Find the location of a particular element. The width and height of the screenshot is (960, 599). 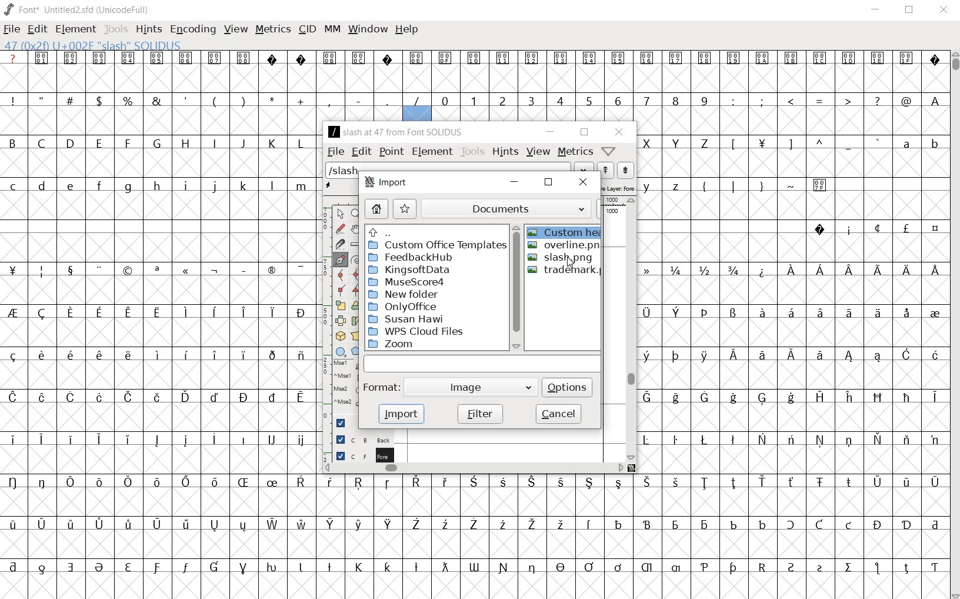

special letters is located at coordinates (792, 311).